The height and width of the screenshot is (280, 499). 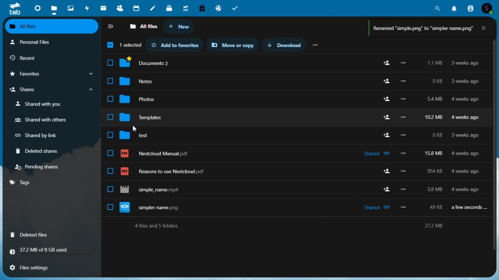 I want to click on all files, so click(x=143, y=27).